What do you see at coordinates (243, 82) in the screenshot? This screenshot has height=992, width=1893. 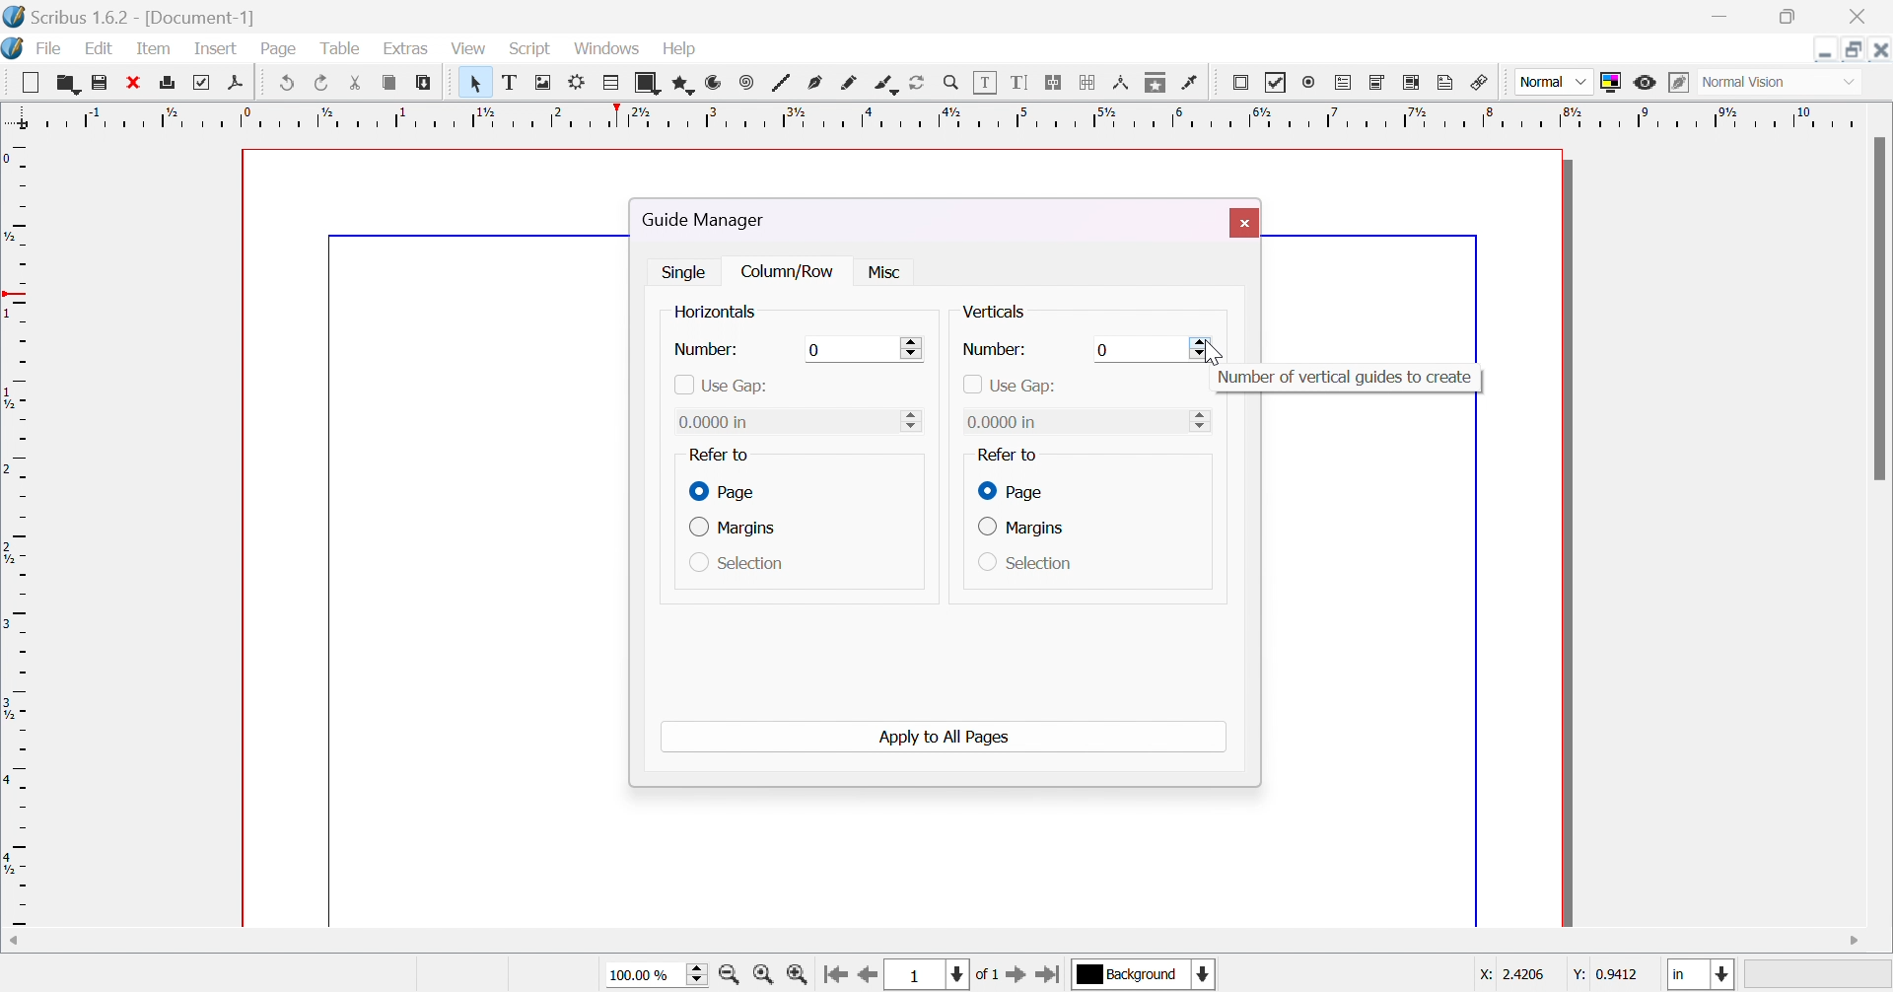 I see `save as pdf` at bounding box center [243, 82].